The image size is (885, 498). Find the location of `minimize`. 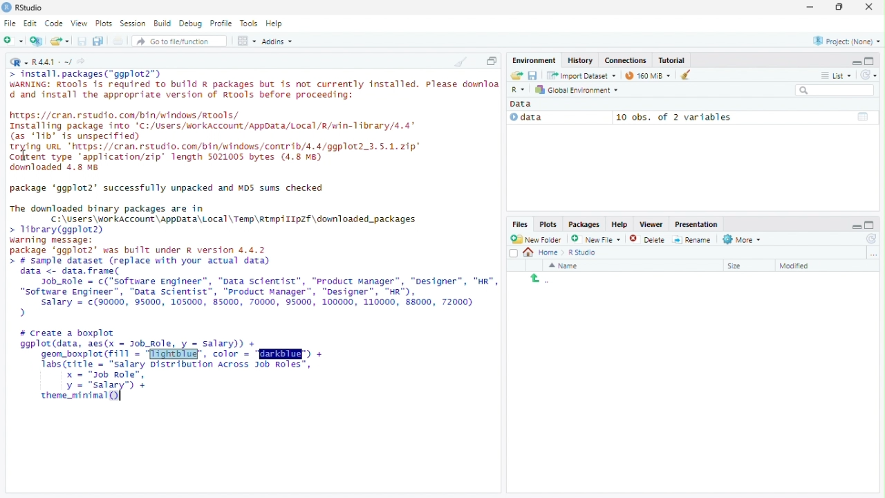

minimize is located at coordinates (856, 62).